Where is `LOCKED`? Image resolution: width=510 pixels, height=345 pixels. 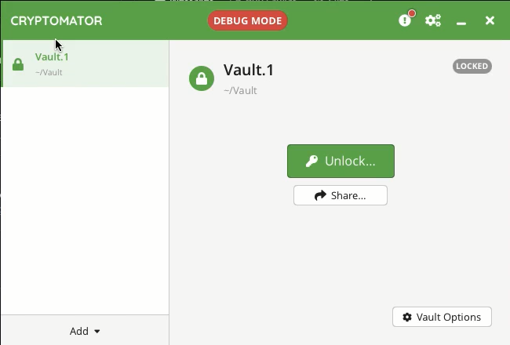 LOCKED is located at coordinates (473, 66).